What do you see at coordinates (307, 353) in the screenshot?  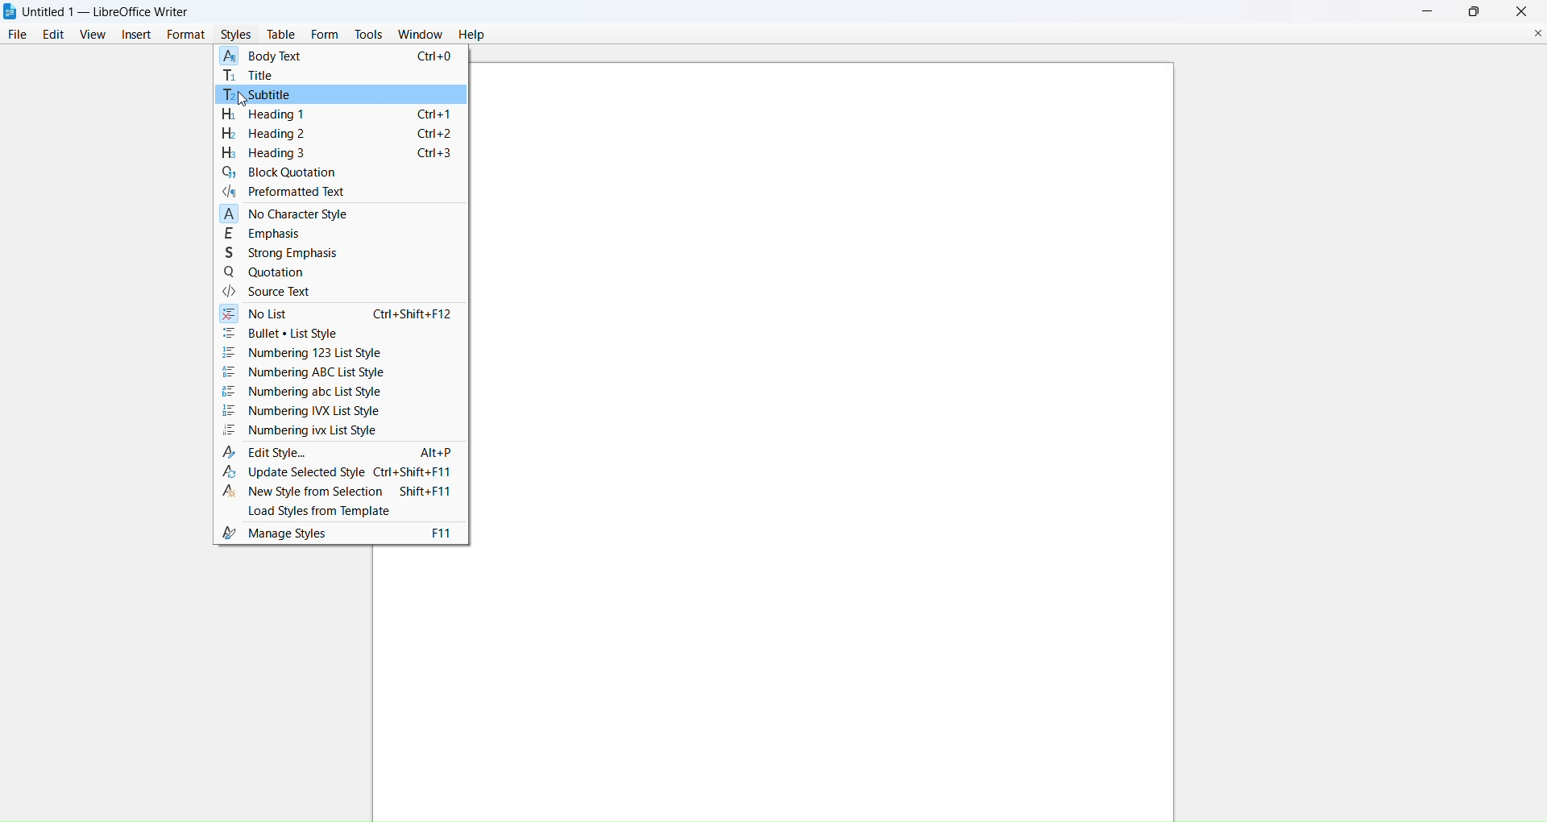 I see `numbering 123 list style` at bounding box center [307, 353].